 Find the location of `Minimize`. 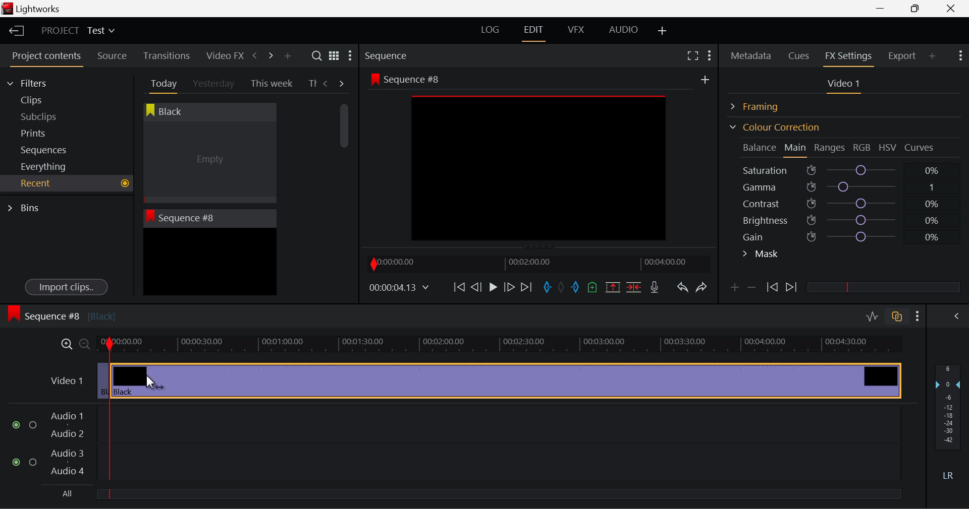

Minimize is located at coordinates (918, 8).